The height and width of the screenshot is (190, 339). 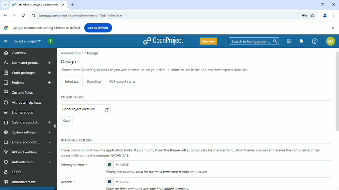 What do you see at coordinates (26, 152) in the screenshot?
I see `API and webhooks` at bounding box center [26, 152].